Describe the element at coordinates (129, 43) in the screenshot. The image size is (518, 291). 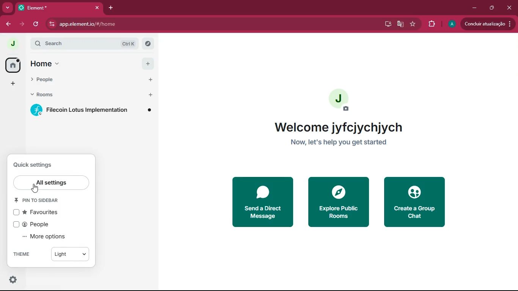
I see `ctrl K` at that location.